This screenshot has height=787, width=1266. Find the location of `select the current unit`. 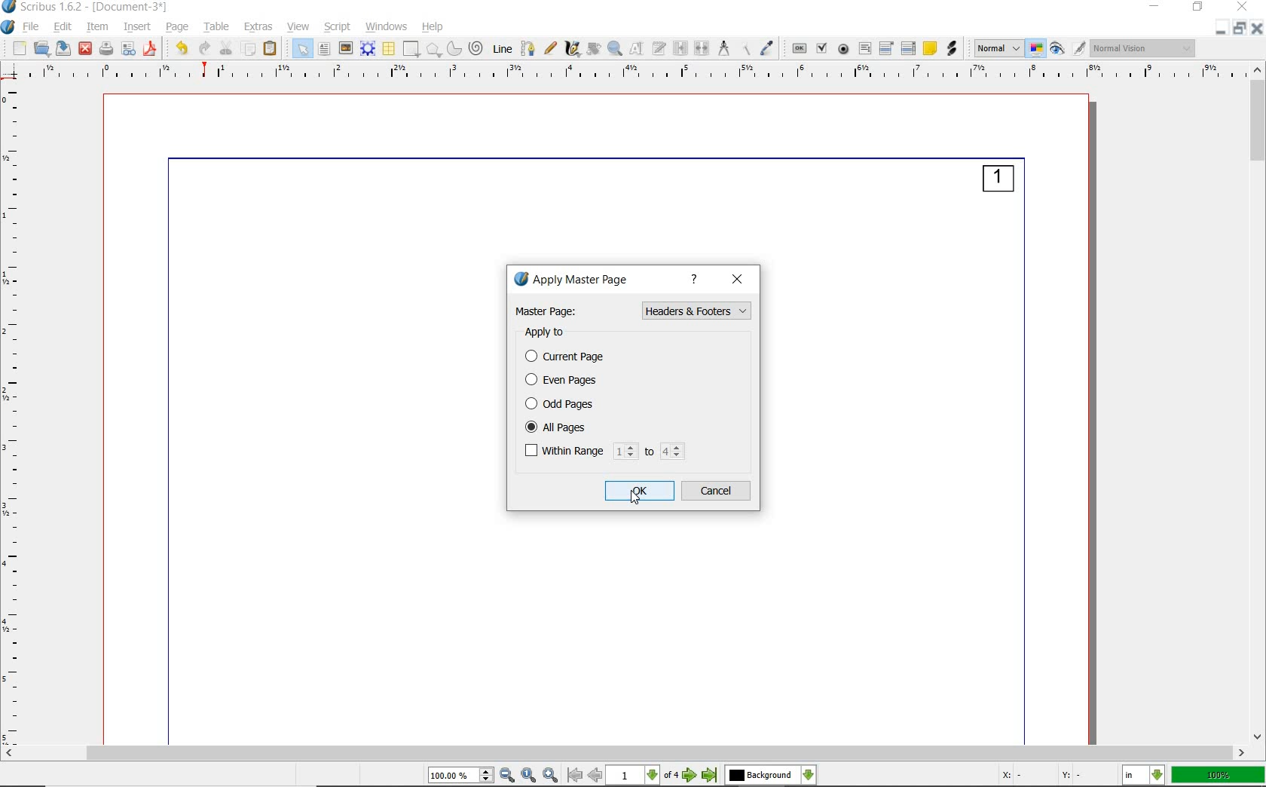

select the current unit is located at coordinates (1144, 774).